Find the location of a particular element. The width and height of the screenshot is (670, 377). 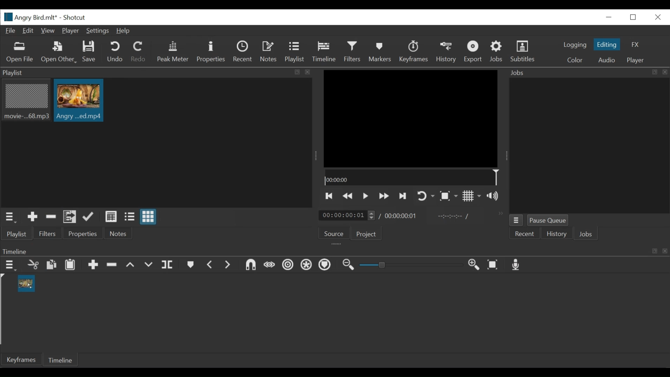

Jobs Panel is located at coordinates (589, 147).